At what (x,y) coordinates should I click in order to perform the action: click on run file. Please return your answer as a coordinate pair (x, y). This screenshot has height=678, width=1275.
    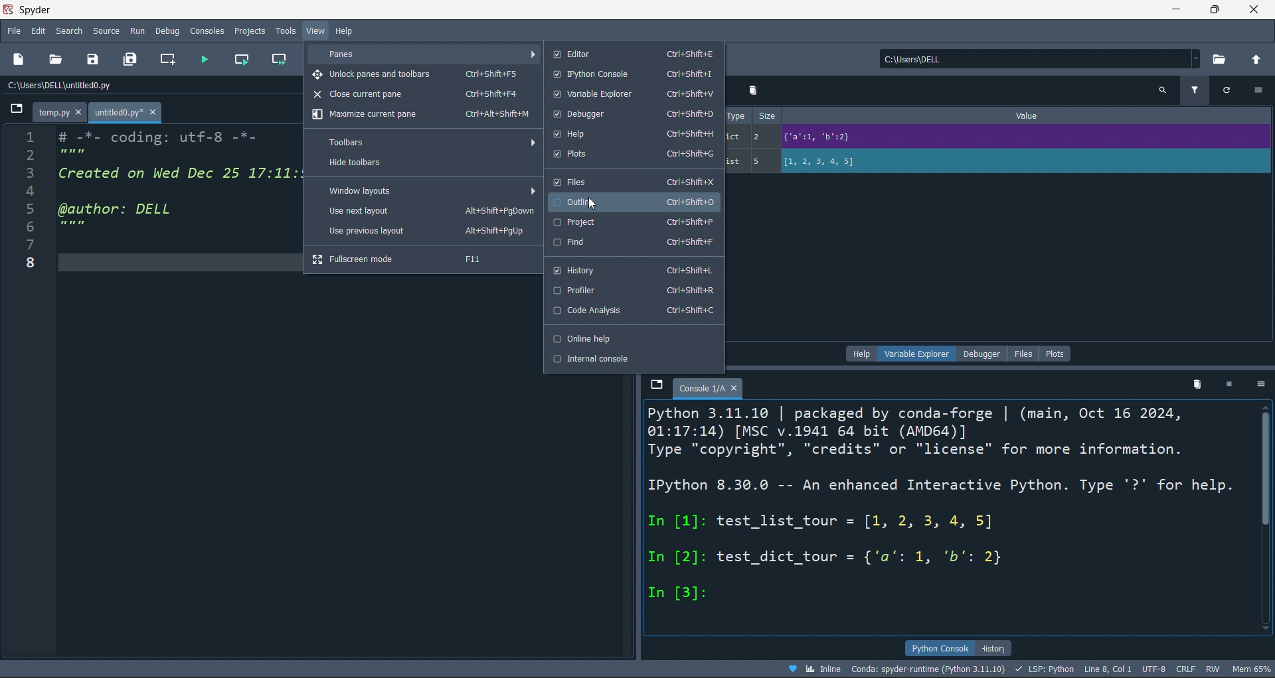
    Looking at the image, I should click on (206, 58).